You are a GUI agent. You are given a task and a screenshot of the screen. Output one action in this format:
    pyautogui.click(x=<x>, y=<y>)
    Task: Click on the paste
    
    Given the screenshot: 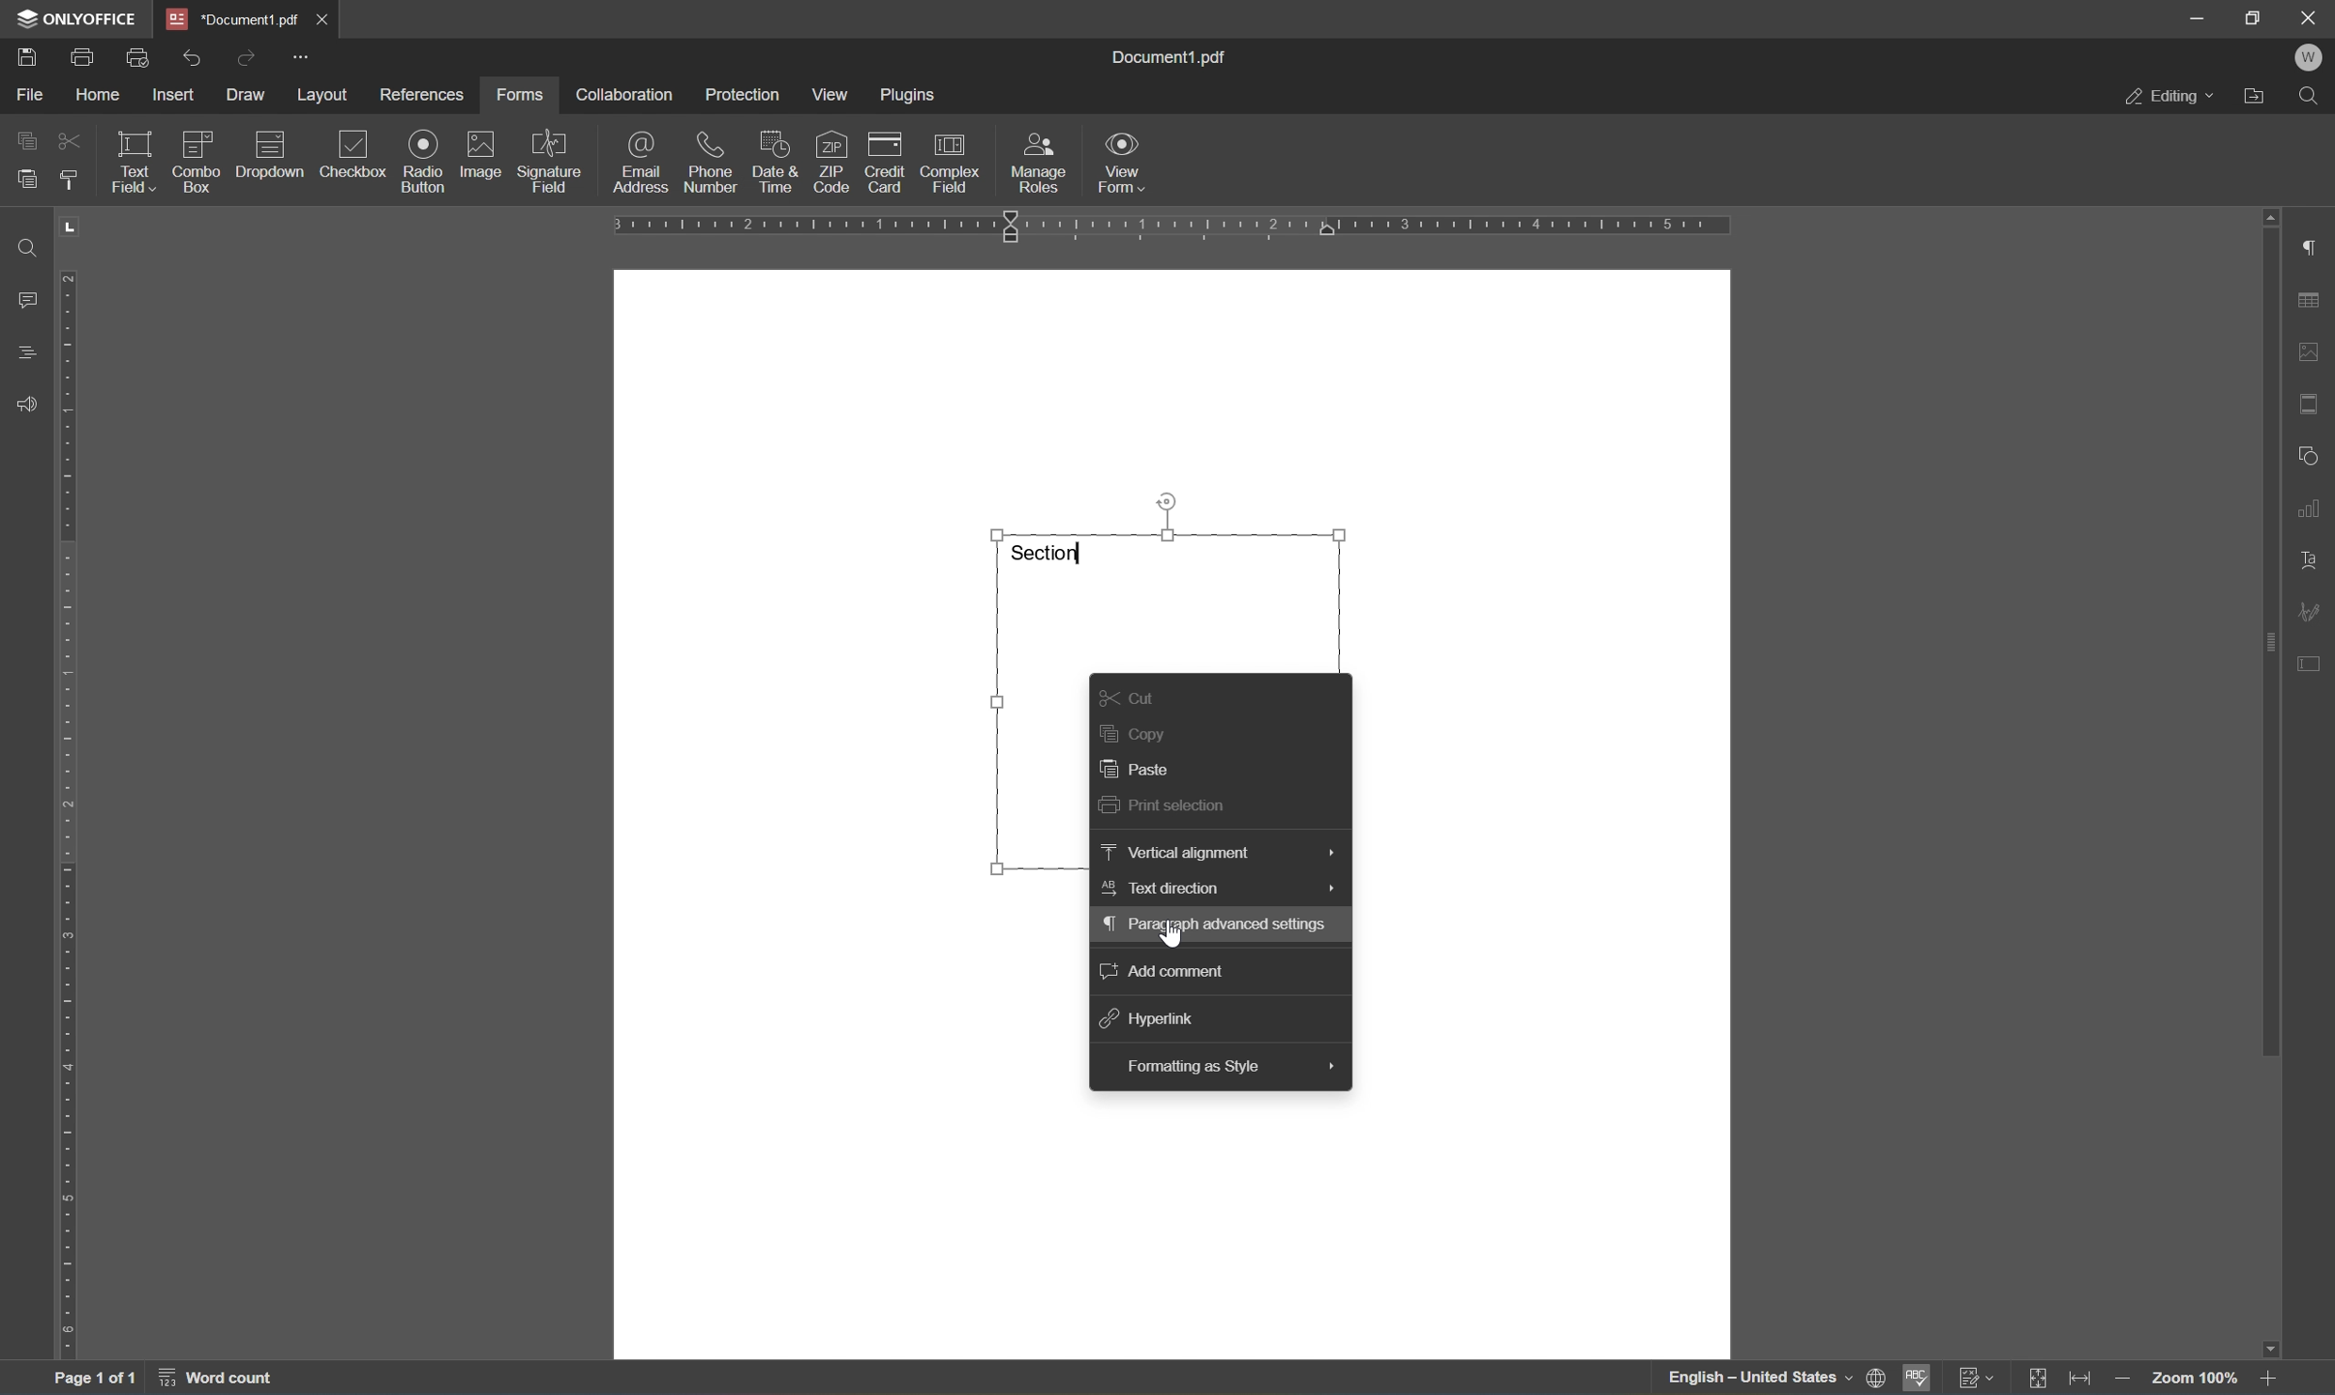 What is the action you would take?
    pyautogui.click(x=26, y=179)
    